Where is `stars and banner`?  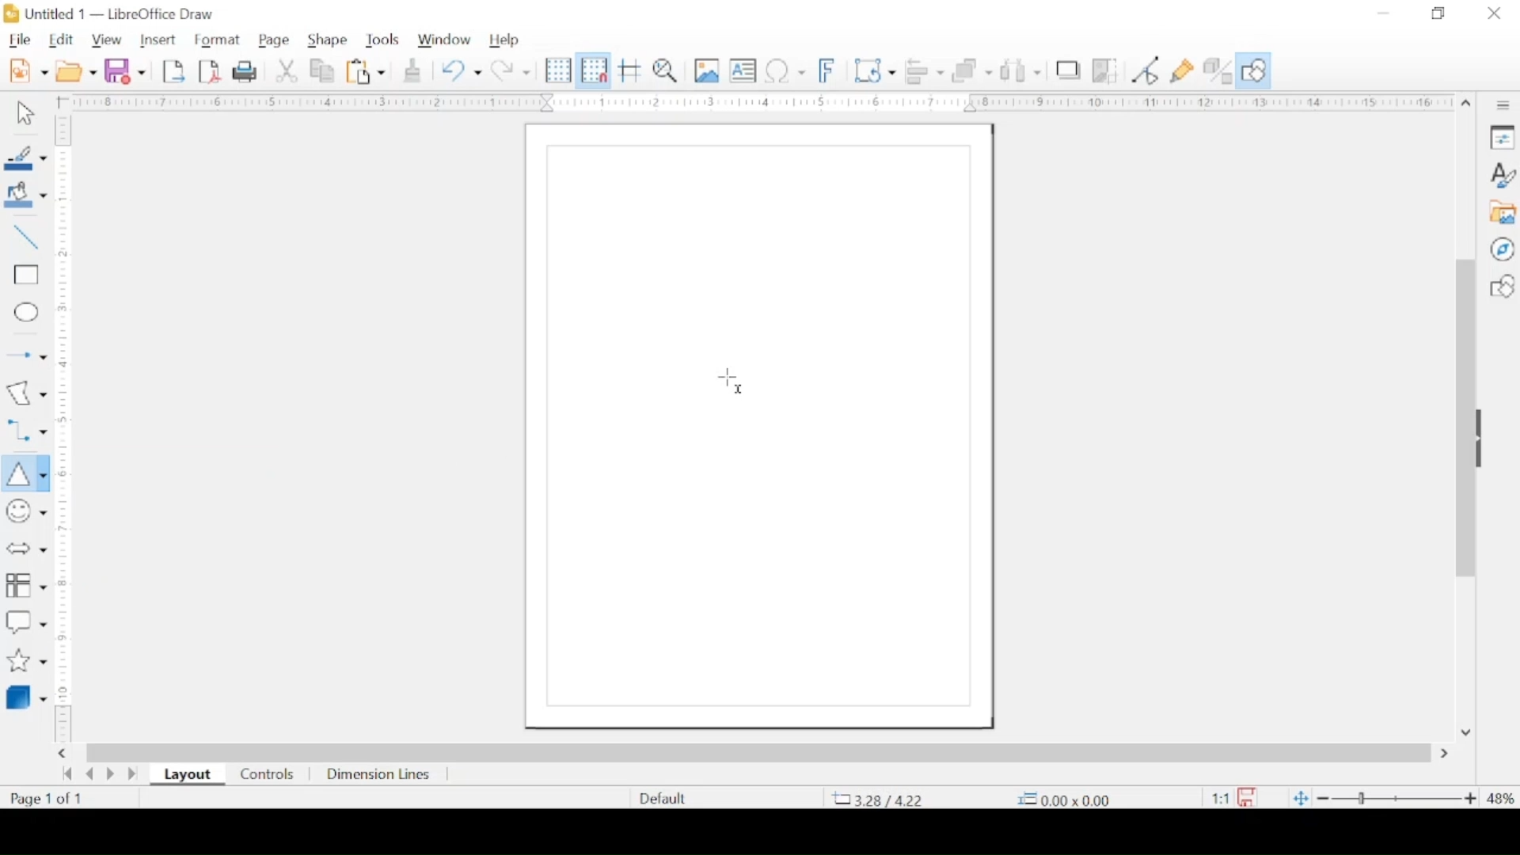
stars and banner is located at coordinates (25, 660).